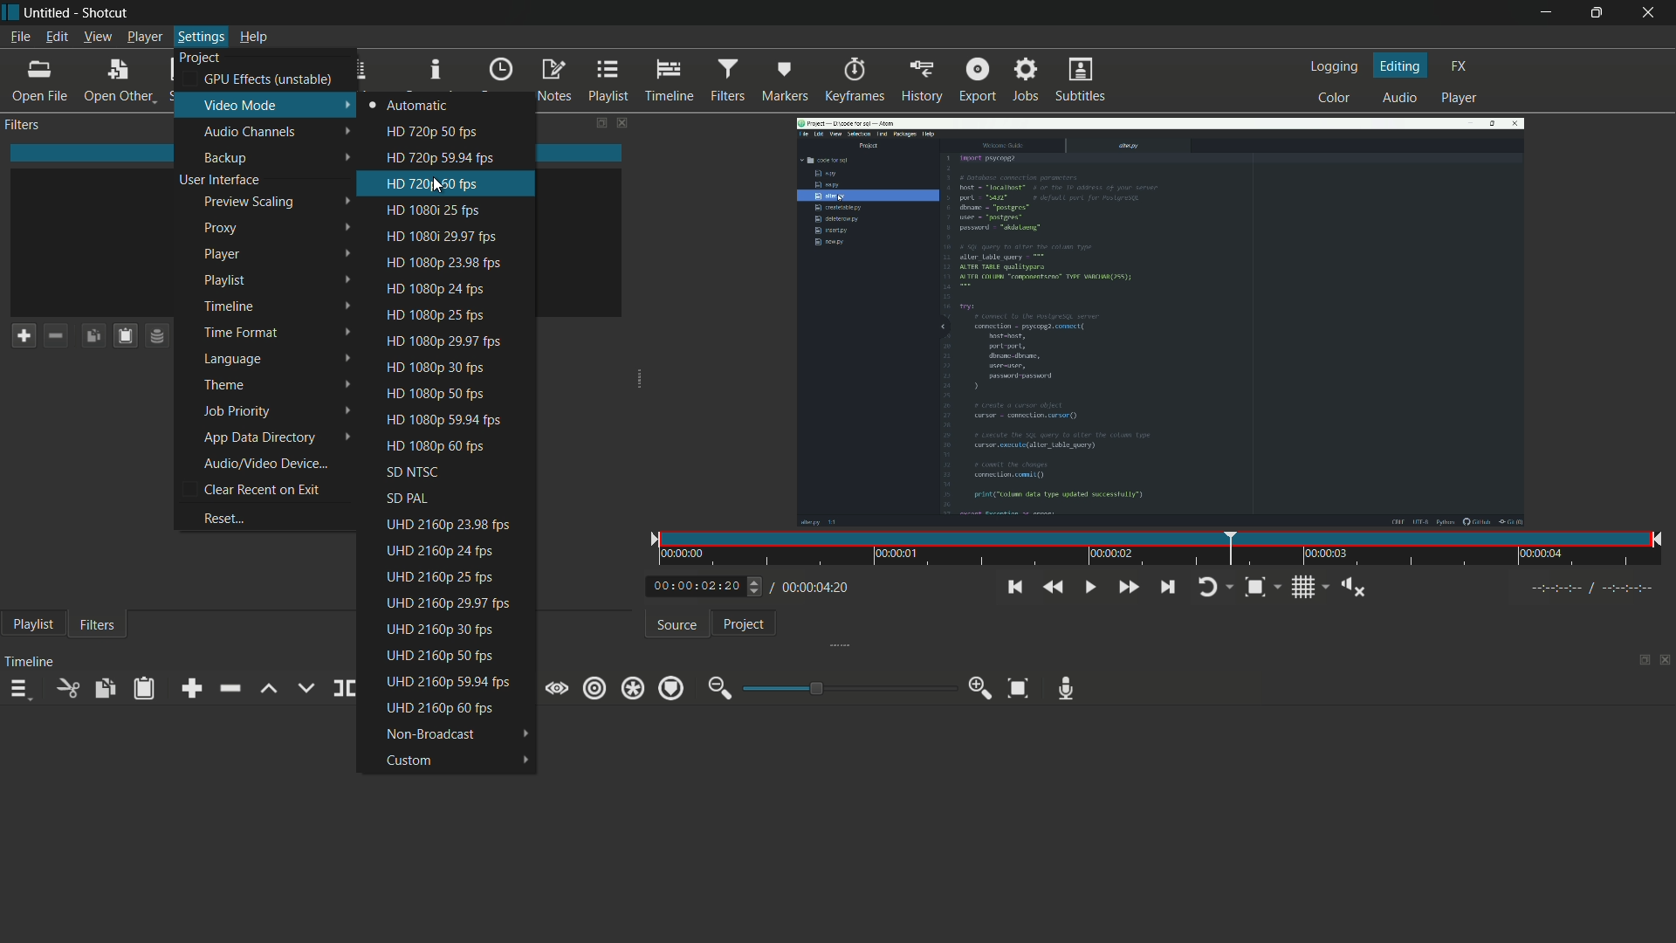  I want to click on remove a filter, so click(56, 334).